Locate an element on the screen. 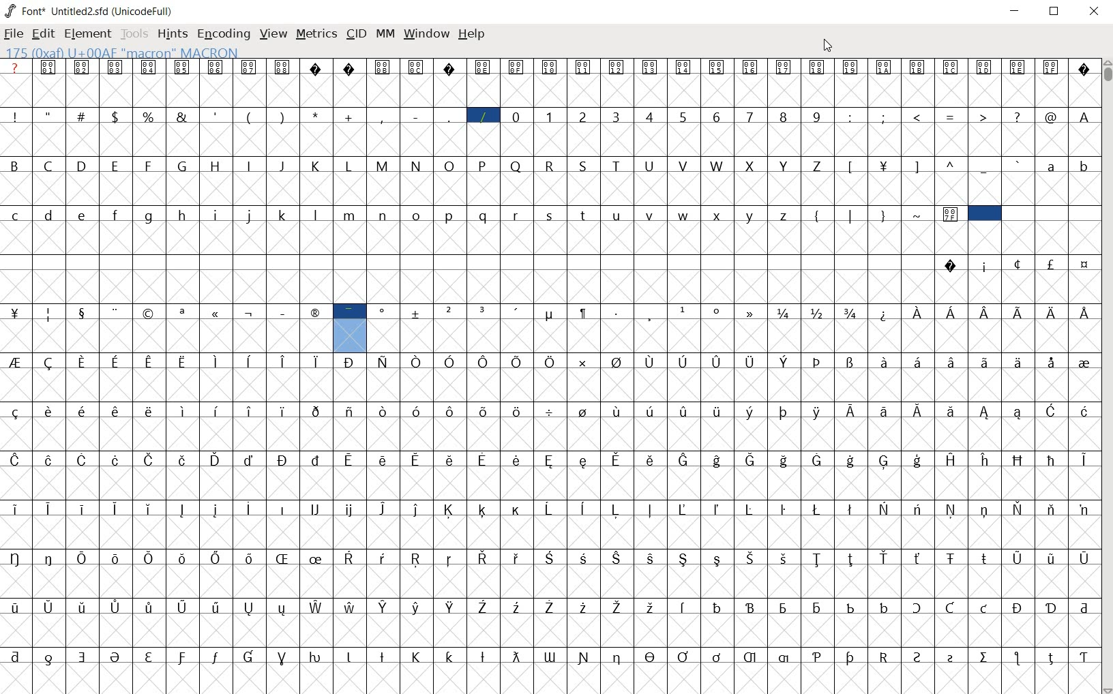 The width and height of the screenshot is (1113, 694). MINIMIZE is located at coordinates (1015, 10).